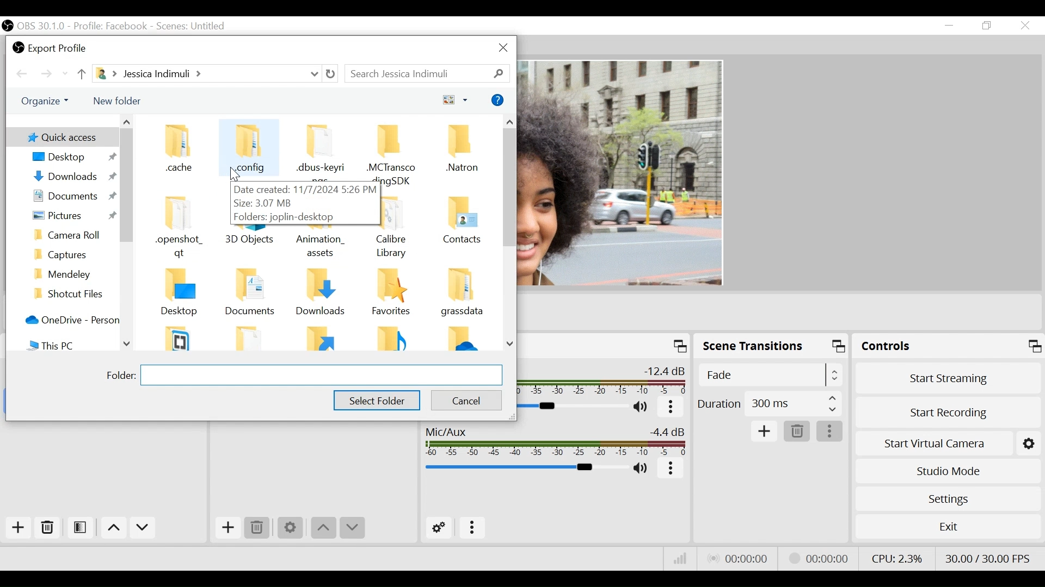 Image resolution: width=1045 pixels, height=587 pixels. What do you see at coordinates (228, 528) in the screenshot?
I see `Add` at bounding box center [228, 528].